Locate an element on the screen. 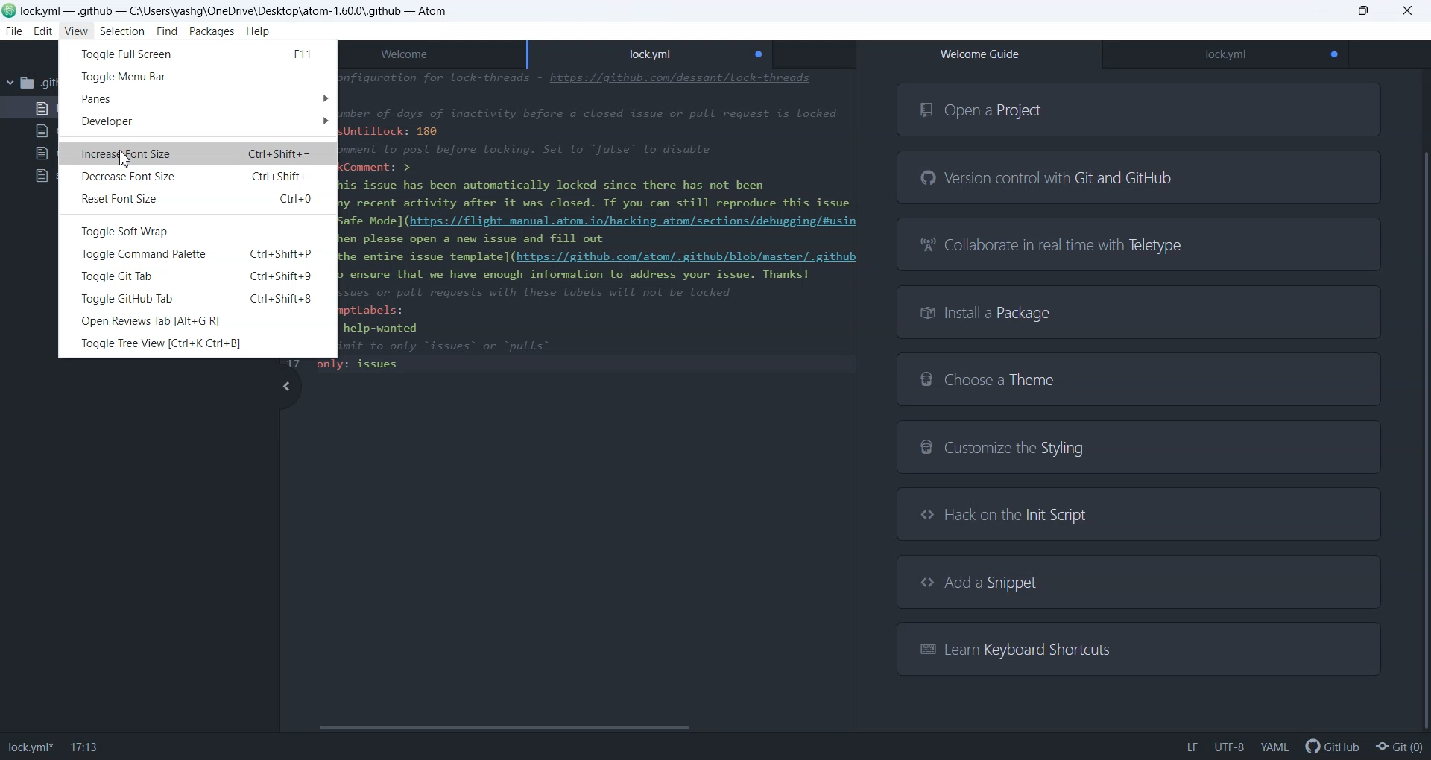 This screenshot has width=1431, height=760. File is located at coordinates (13, 31).